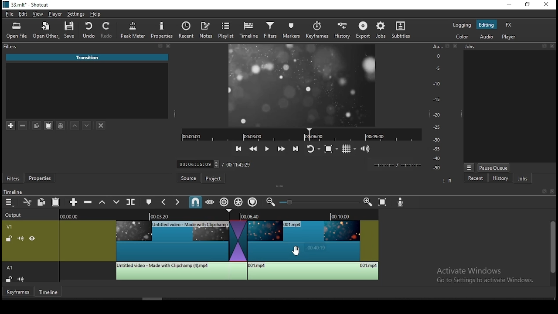  What do you see at coordinates (10, 279) in the screenshot?
I see `(un)lock` at bounding box center [10, 279].